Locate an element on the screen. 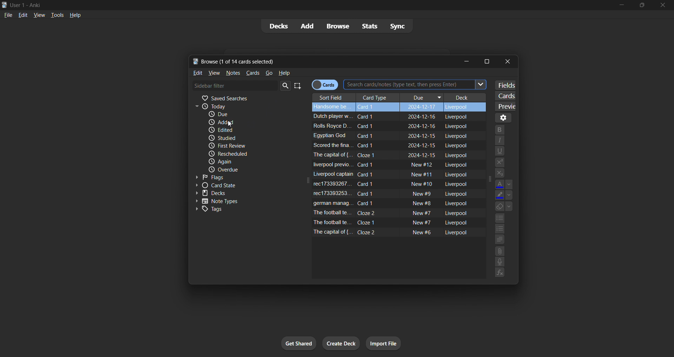 The height and width of the screenshot is (357, 674). Scored the fina. Card 1 2024-12-15 Liverpool is located at coordinates (390, 145).